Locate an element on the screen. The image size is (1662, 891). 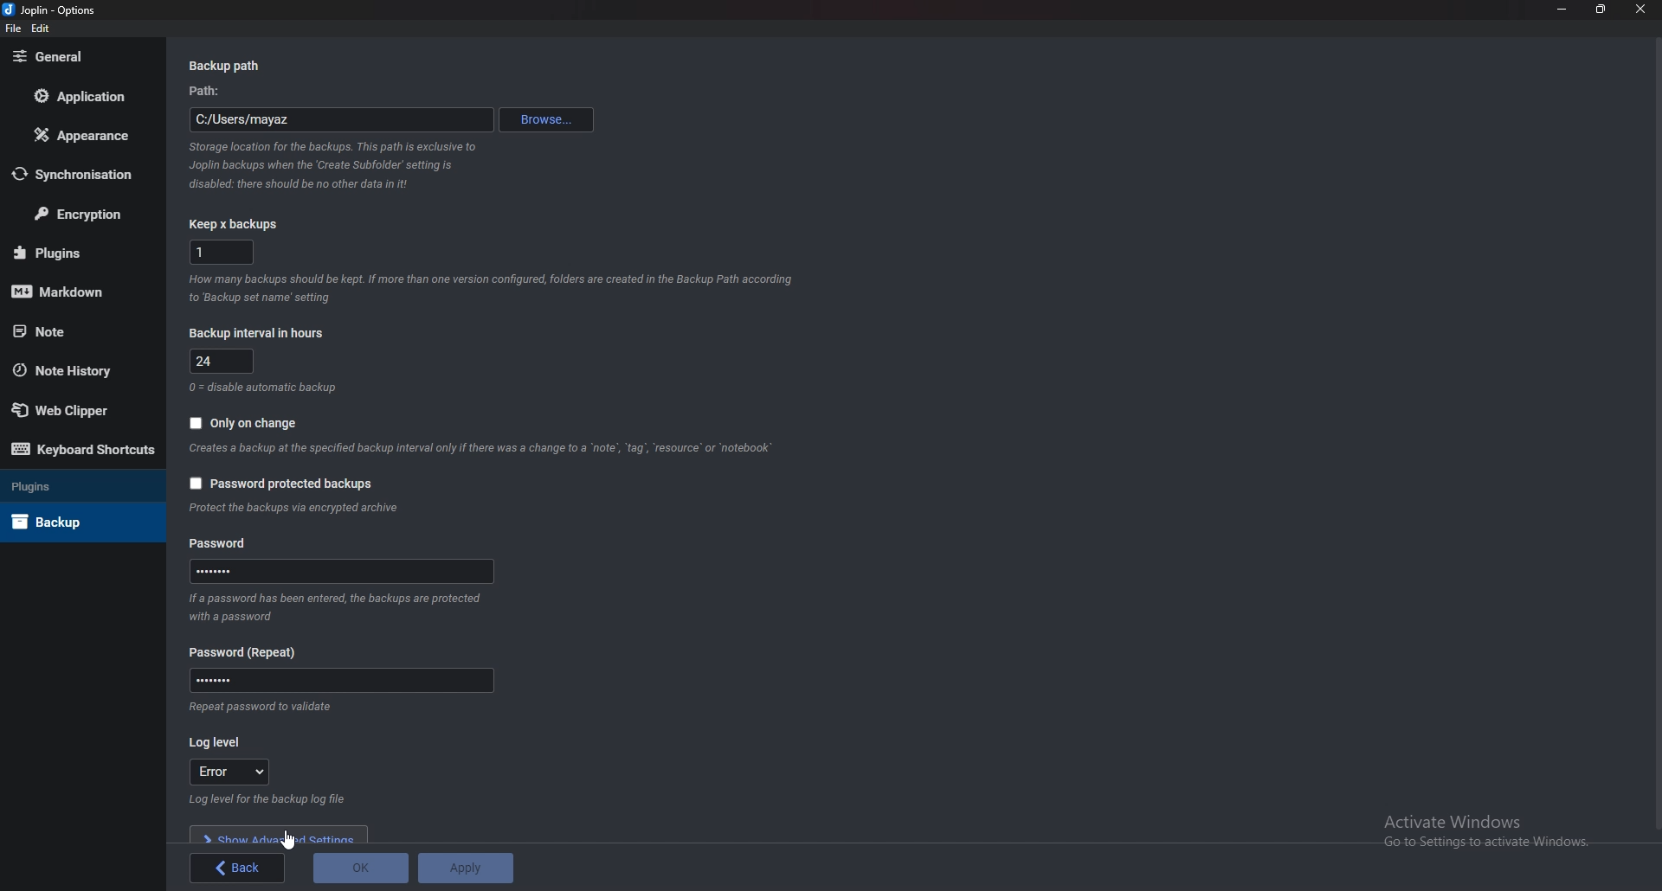
apply is located at coordinates (464, 868).